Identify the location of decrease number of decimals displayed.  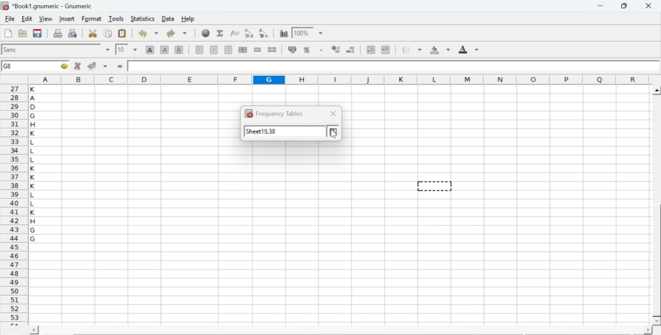
(336, 50).